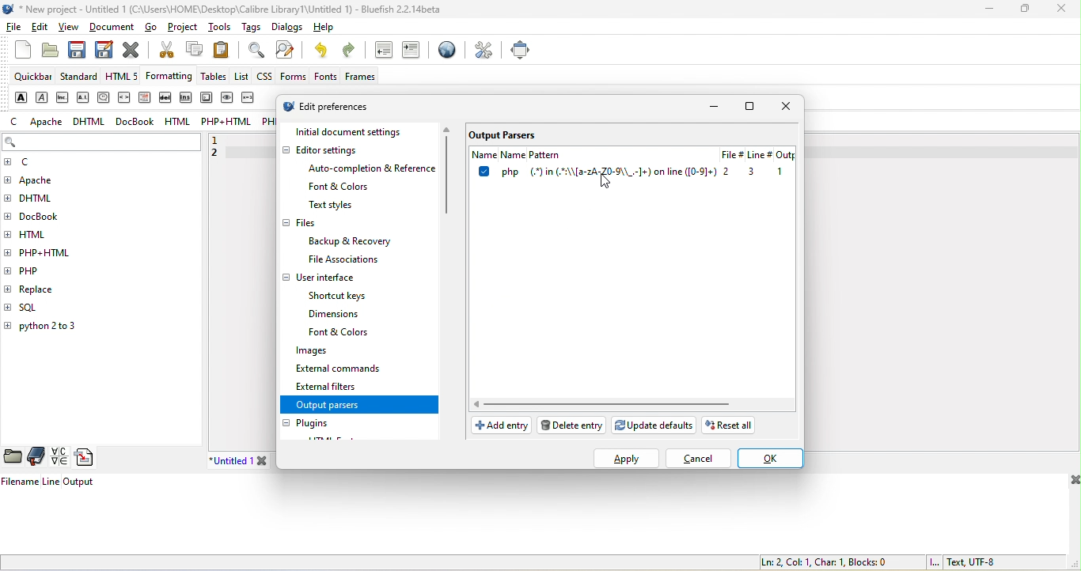 The image size is (1081, 571). I want to click on add entry, so click(500, 427).